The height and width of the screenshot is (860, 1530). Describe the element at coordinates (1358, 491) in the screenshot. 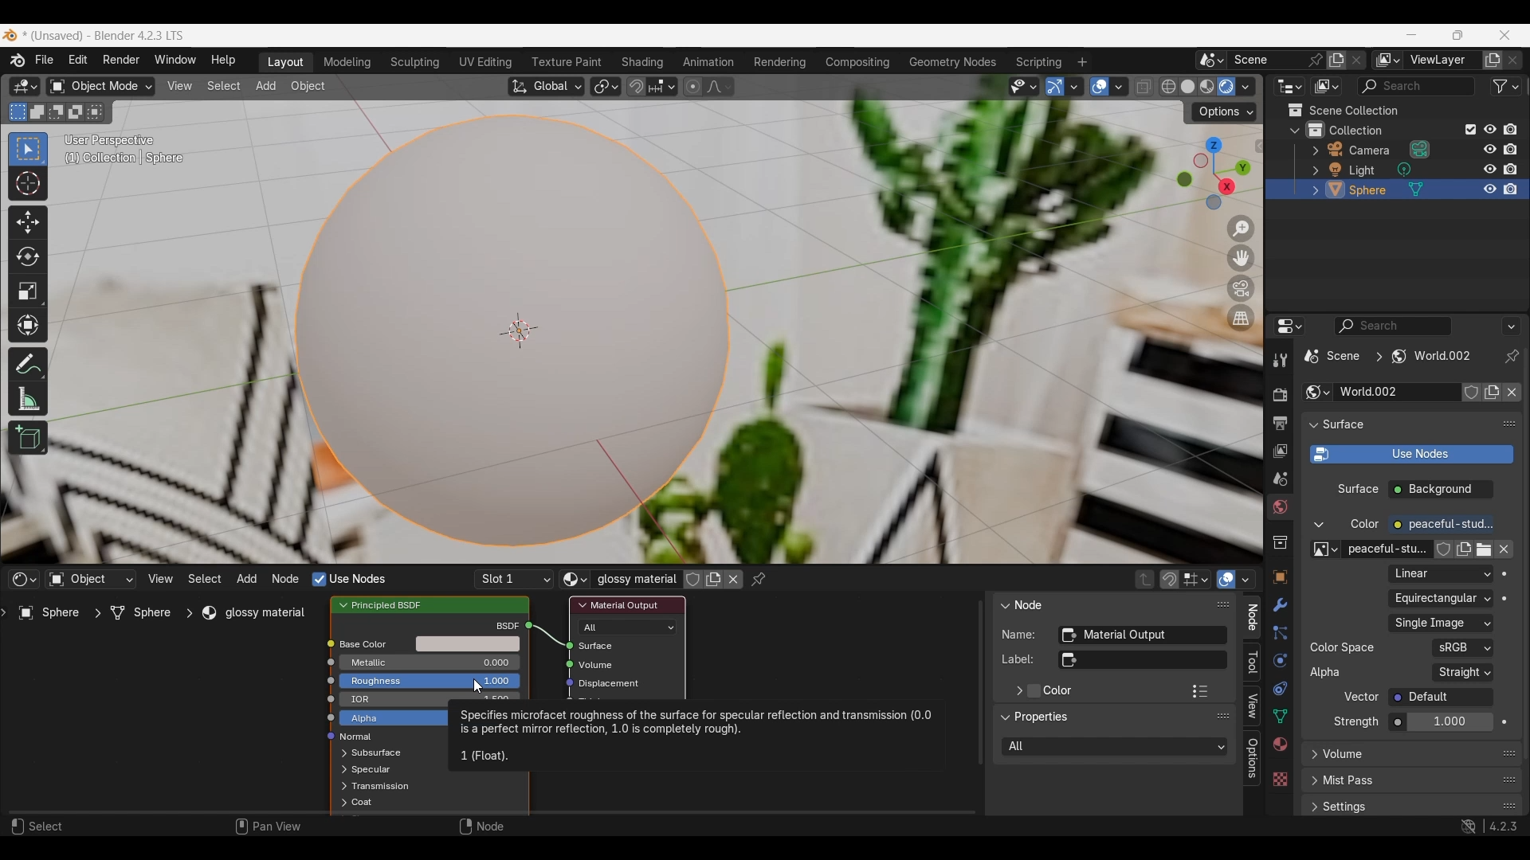

I see `surface` at that location.